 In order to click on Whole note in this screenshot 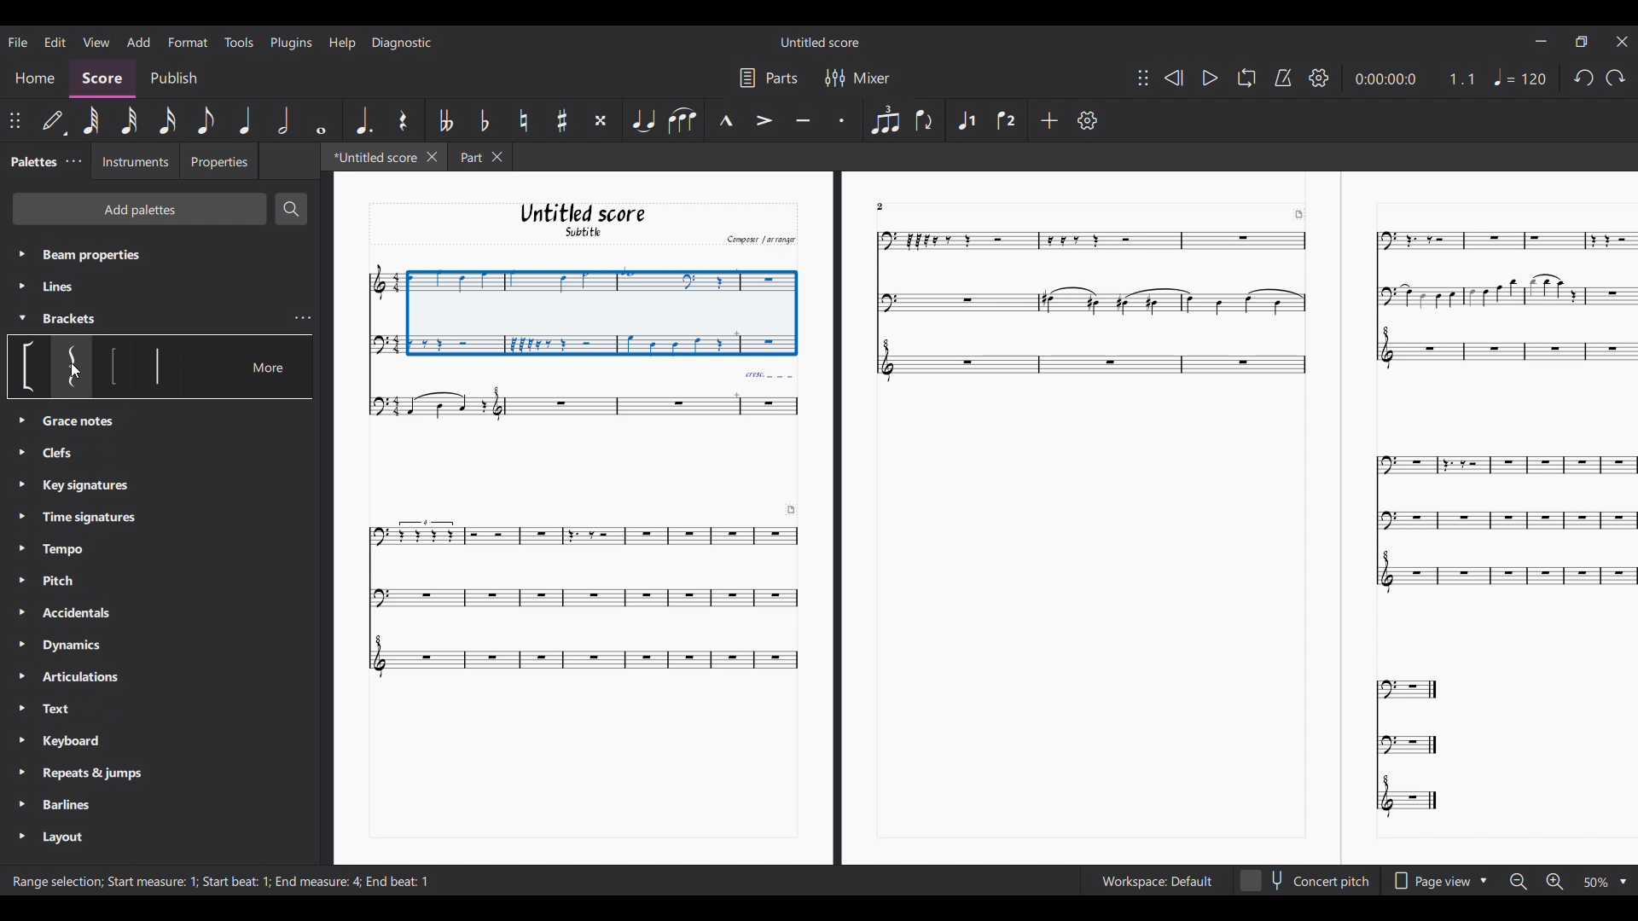, I will do `click(320, 120)`.